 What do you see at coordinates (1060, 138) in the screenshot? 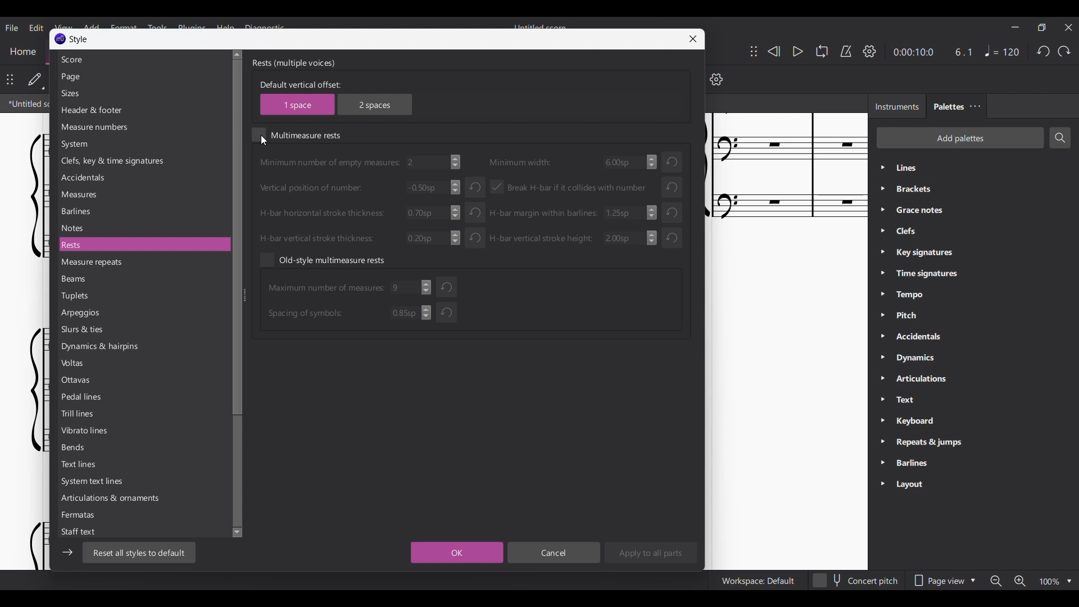
I see `Search palettes` at bounding box center [1060, 138].